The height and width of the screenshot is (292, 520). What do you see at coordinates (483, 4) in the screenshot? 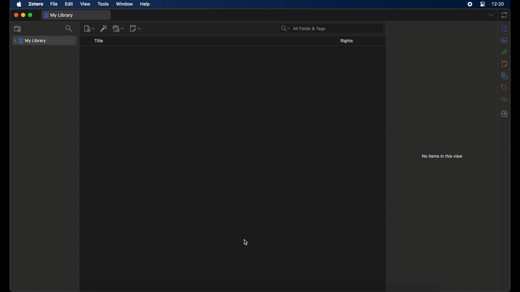
I see `control center` at bounding box center [483, 4].